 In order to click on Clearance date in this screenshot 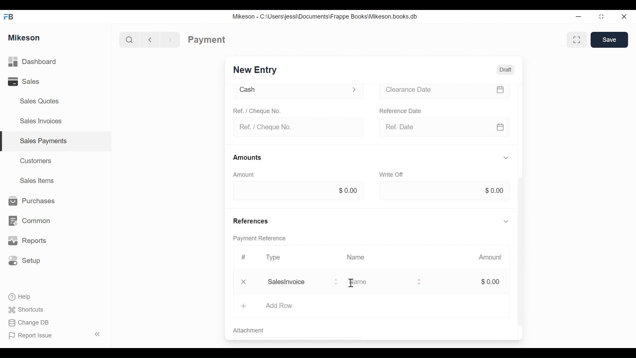, I will do `click(443, 91)`.